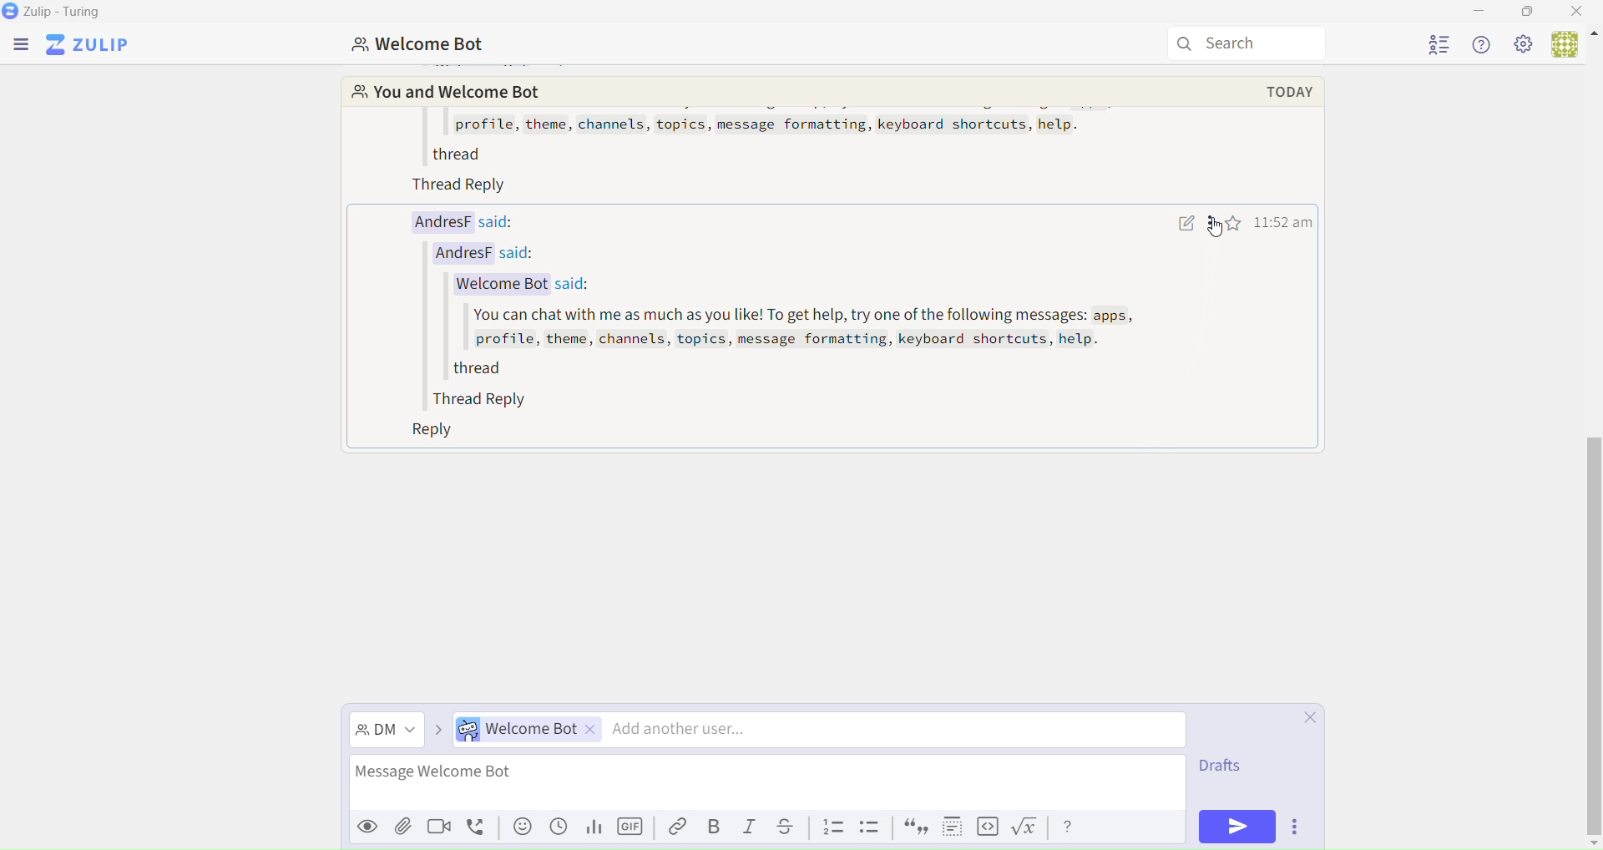 The width and height of the screenshot is (1603, 850). What do you see at coordinates (1216, 767) in the screenshot?
I see `Draft` at bounding box center [1216, 767].